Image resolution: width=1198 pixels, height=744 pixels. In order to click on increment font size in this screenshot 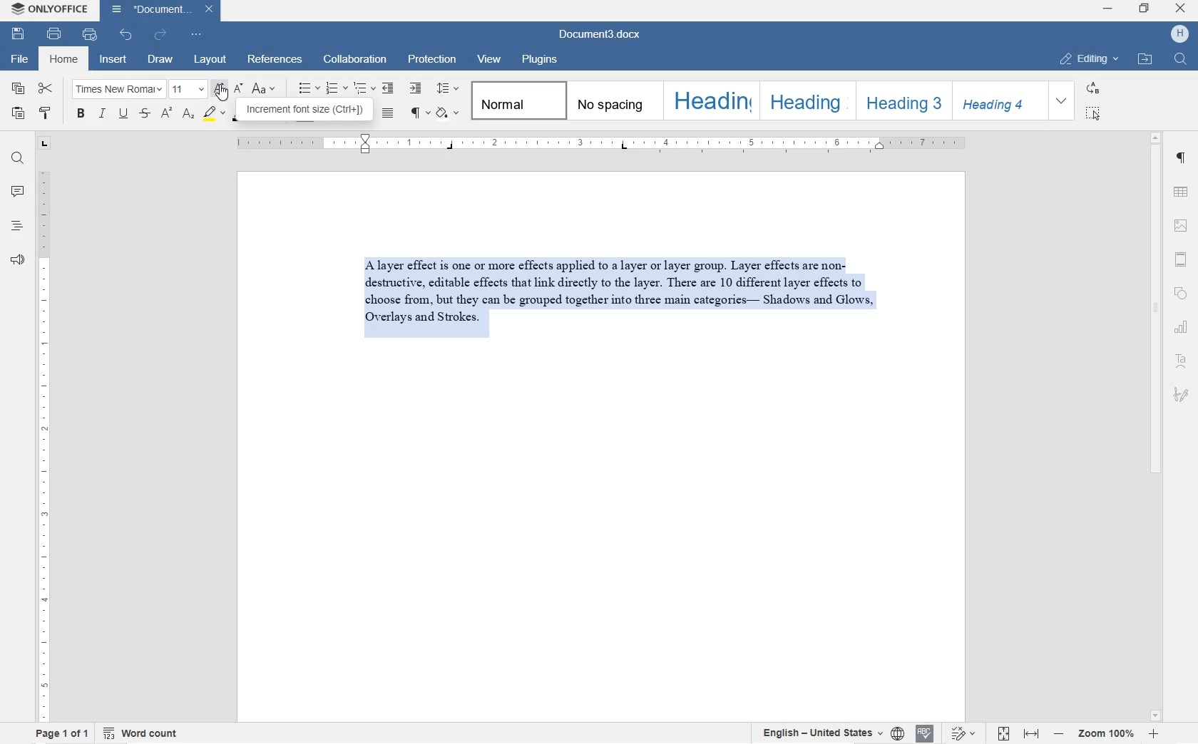, I will do `click(219, 89)`.